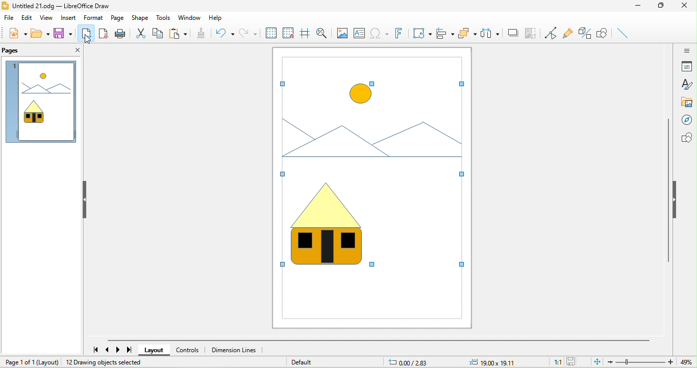  I want to click on help, so click(223, 18).